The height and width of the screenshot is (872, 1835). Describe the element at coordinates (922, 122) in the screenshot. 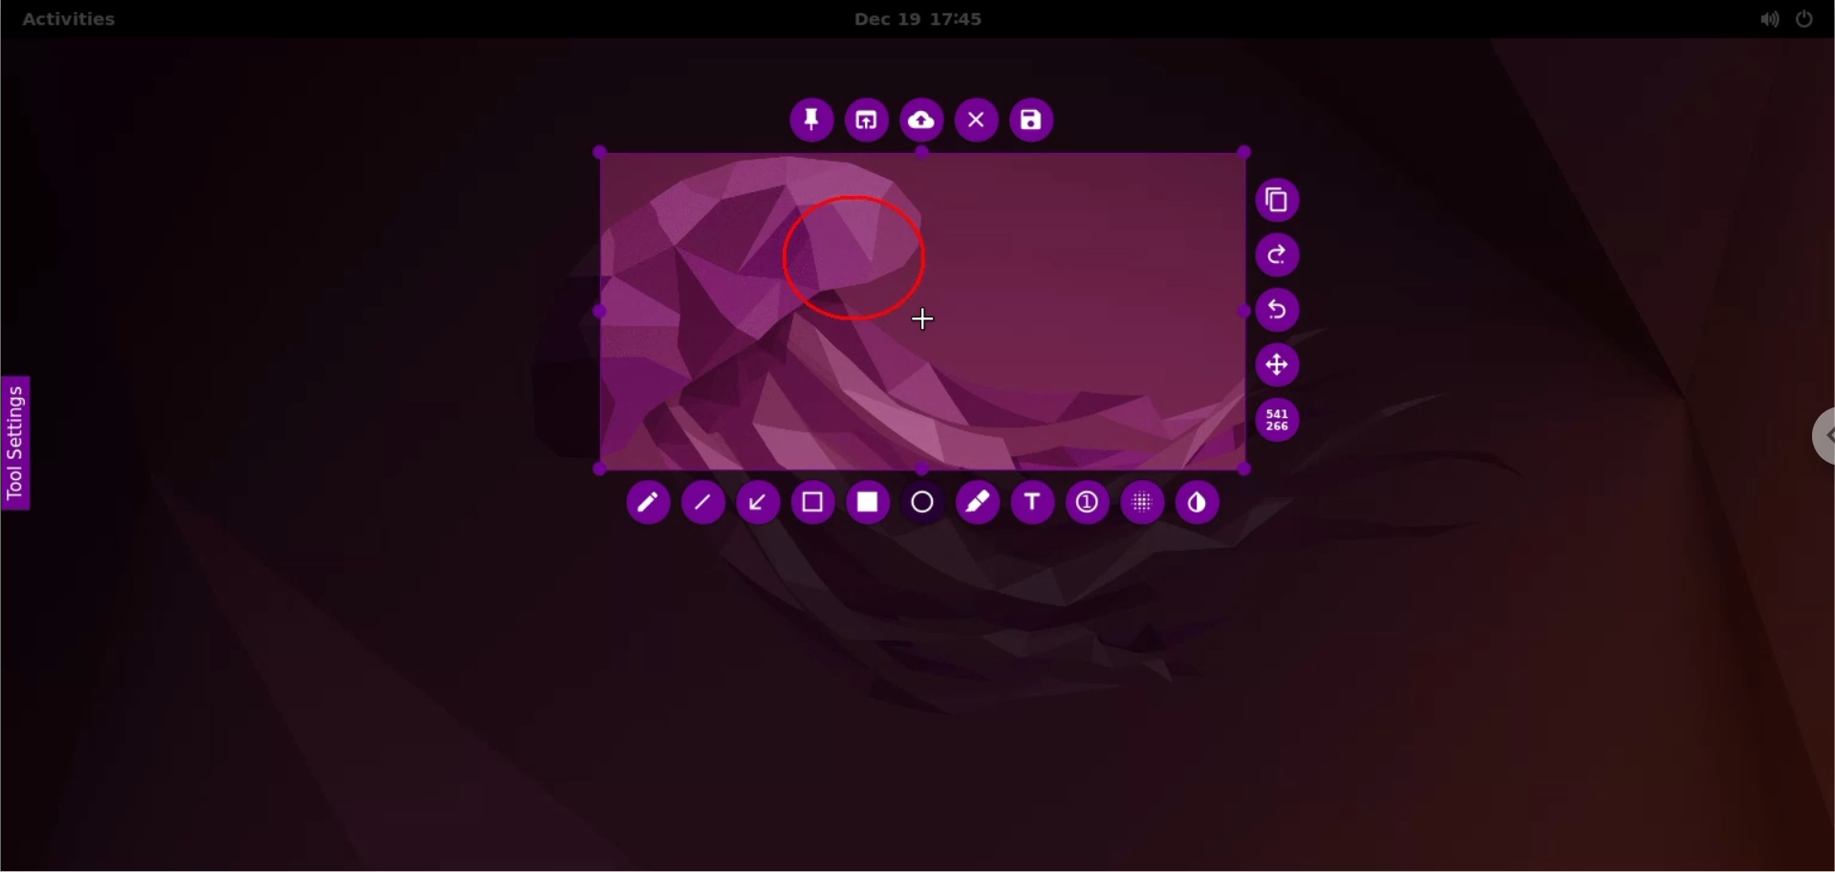

I see `upload ` at that location.